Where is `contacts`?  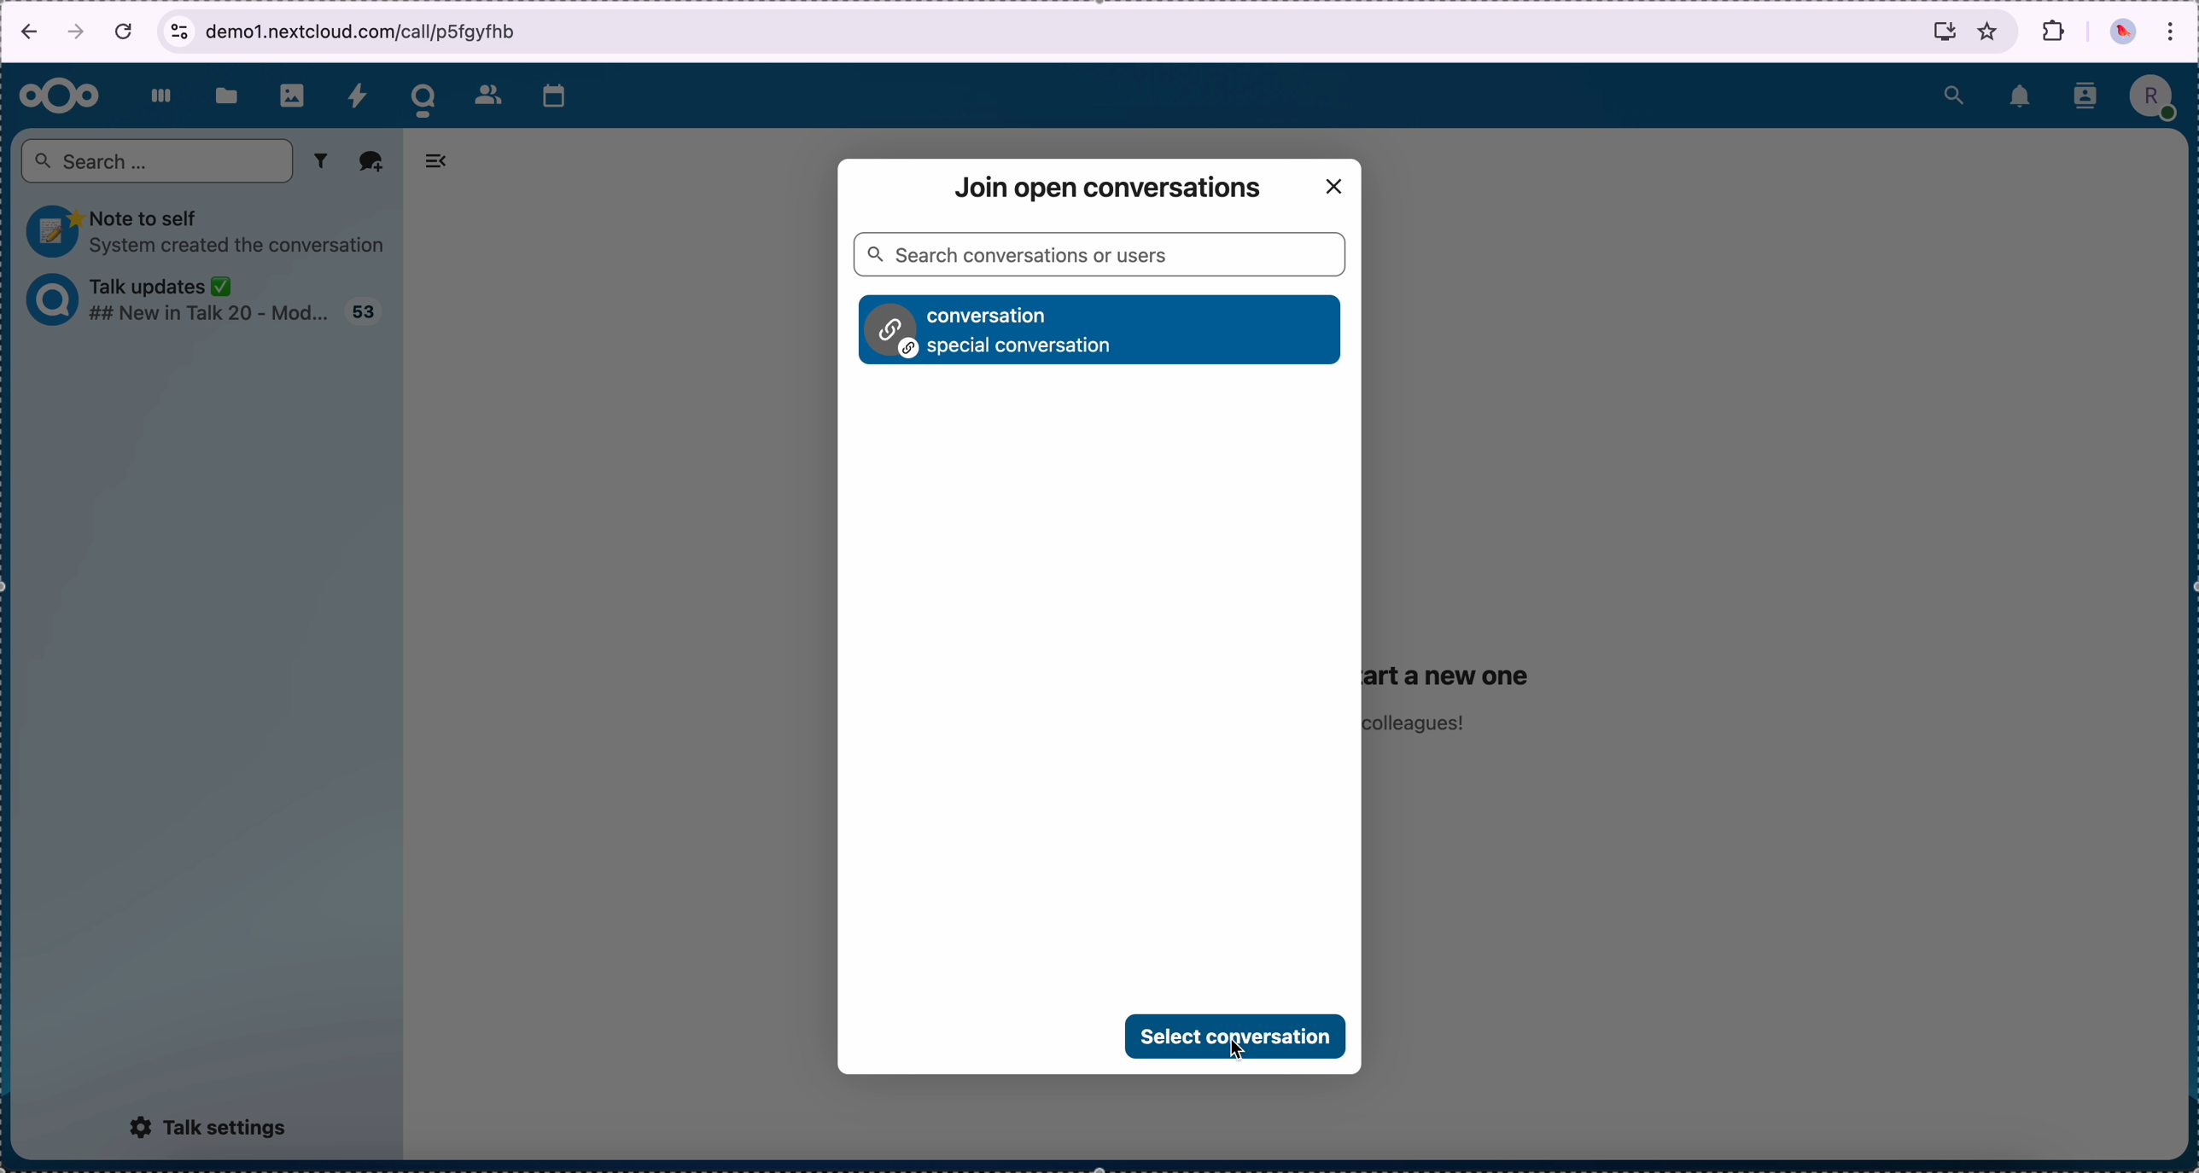 contacts is located at coordinates (2085, 96).